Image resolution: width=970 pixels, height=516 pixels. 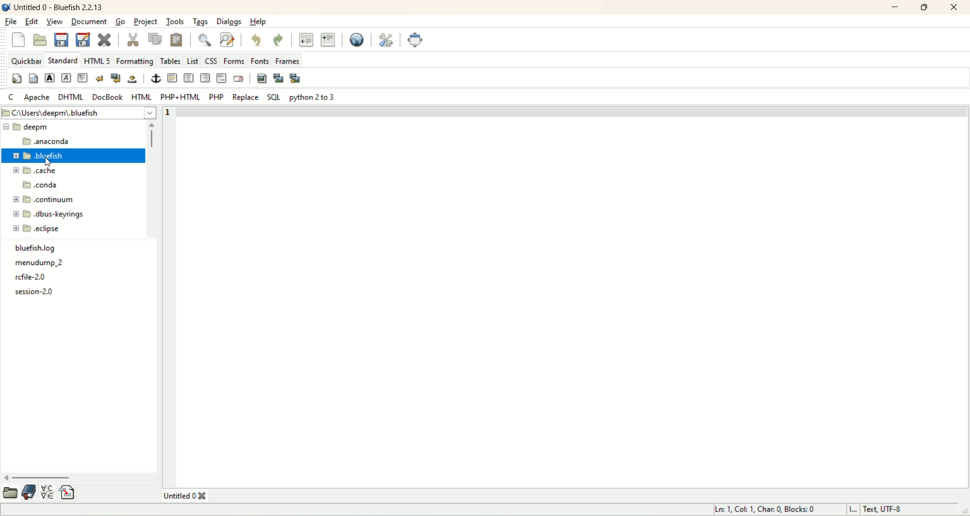 I want to click on open file, so click(x=41, y=40).